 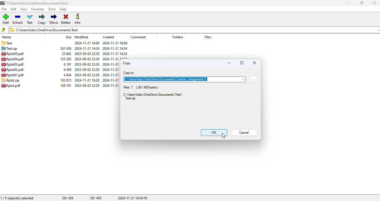 What do you see at coordinates (127, 63) in the screenshot?
I see `copy` at bounding box center [127, 63].